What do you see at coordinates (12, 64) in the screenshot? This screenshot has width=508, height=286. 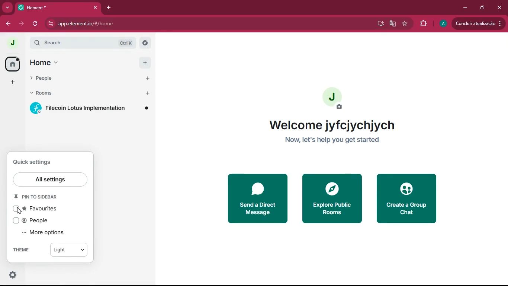 I see `home` at bounding box center [12, 64].